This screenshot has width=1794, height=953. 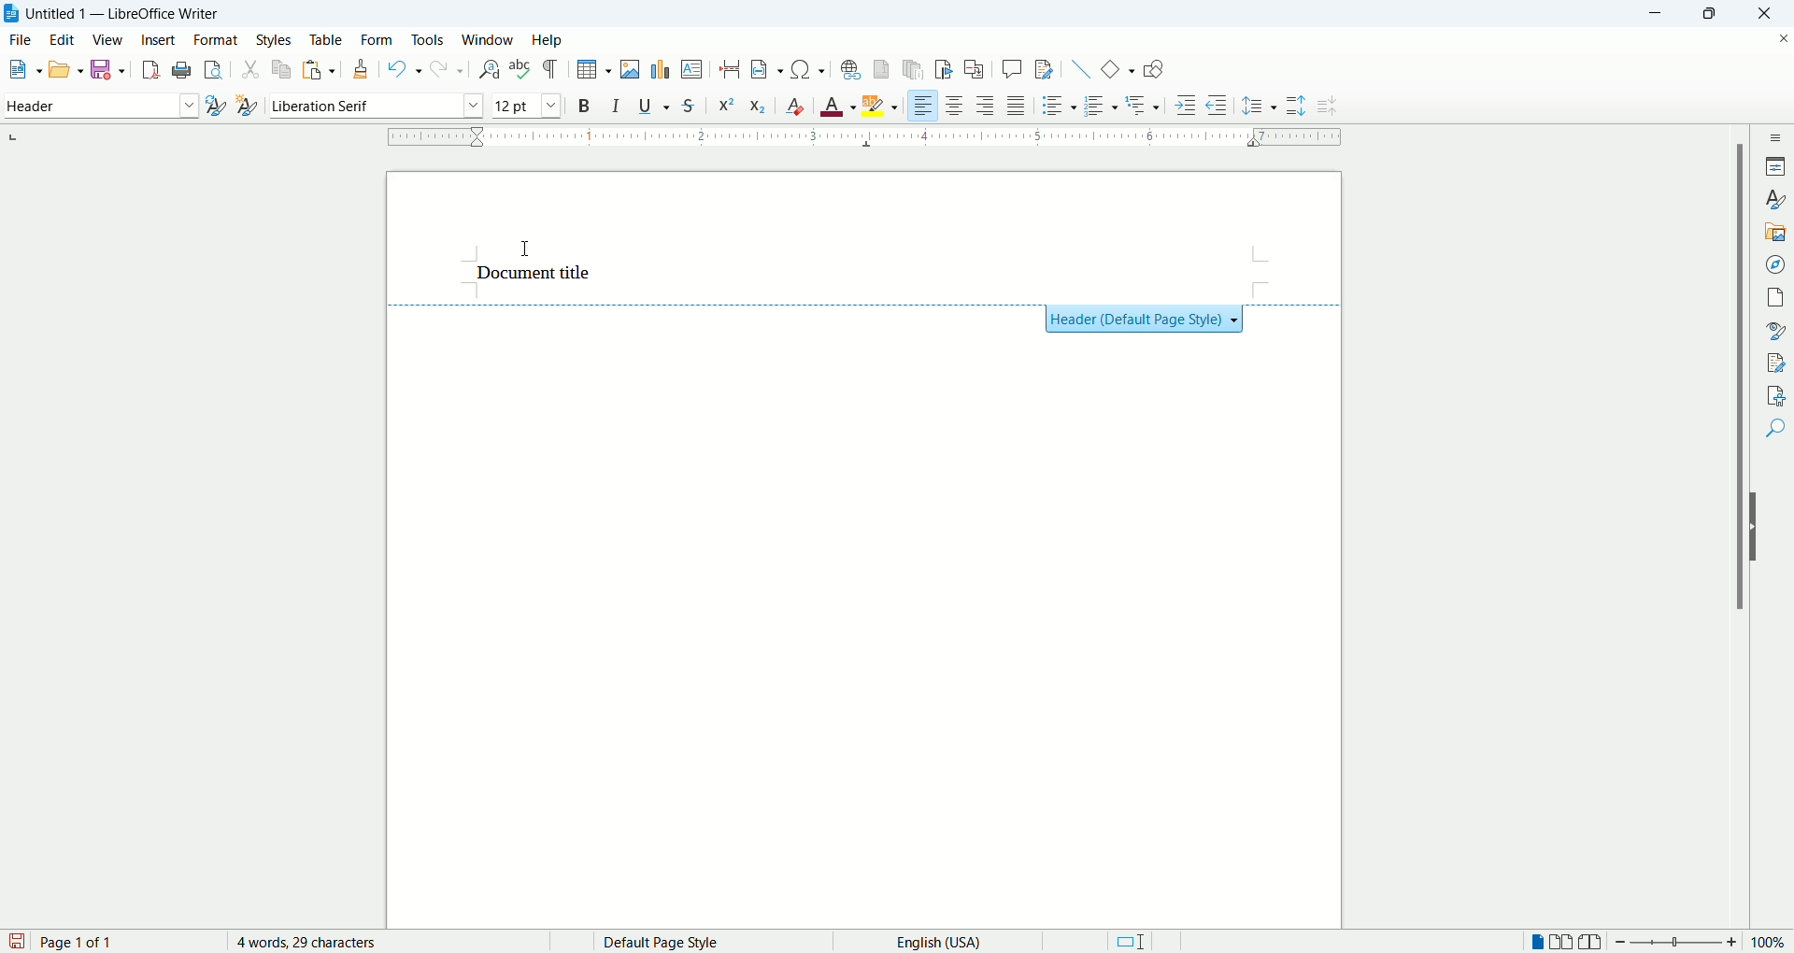 What do you see at coordinates (270, 41) in the screenshot?
I see `styles` at bounding box center [270, 41].